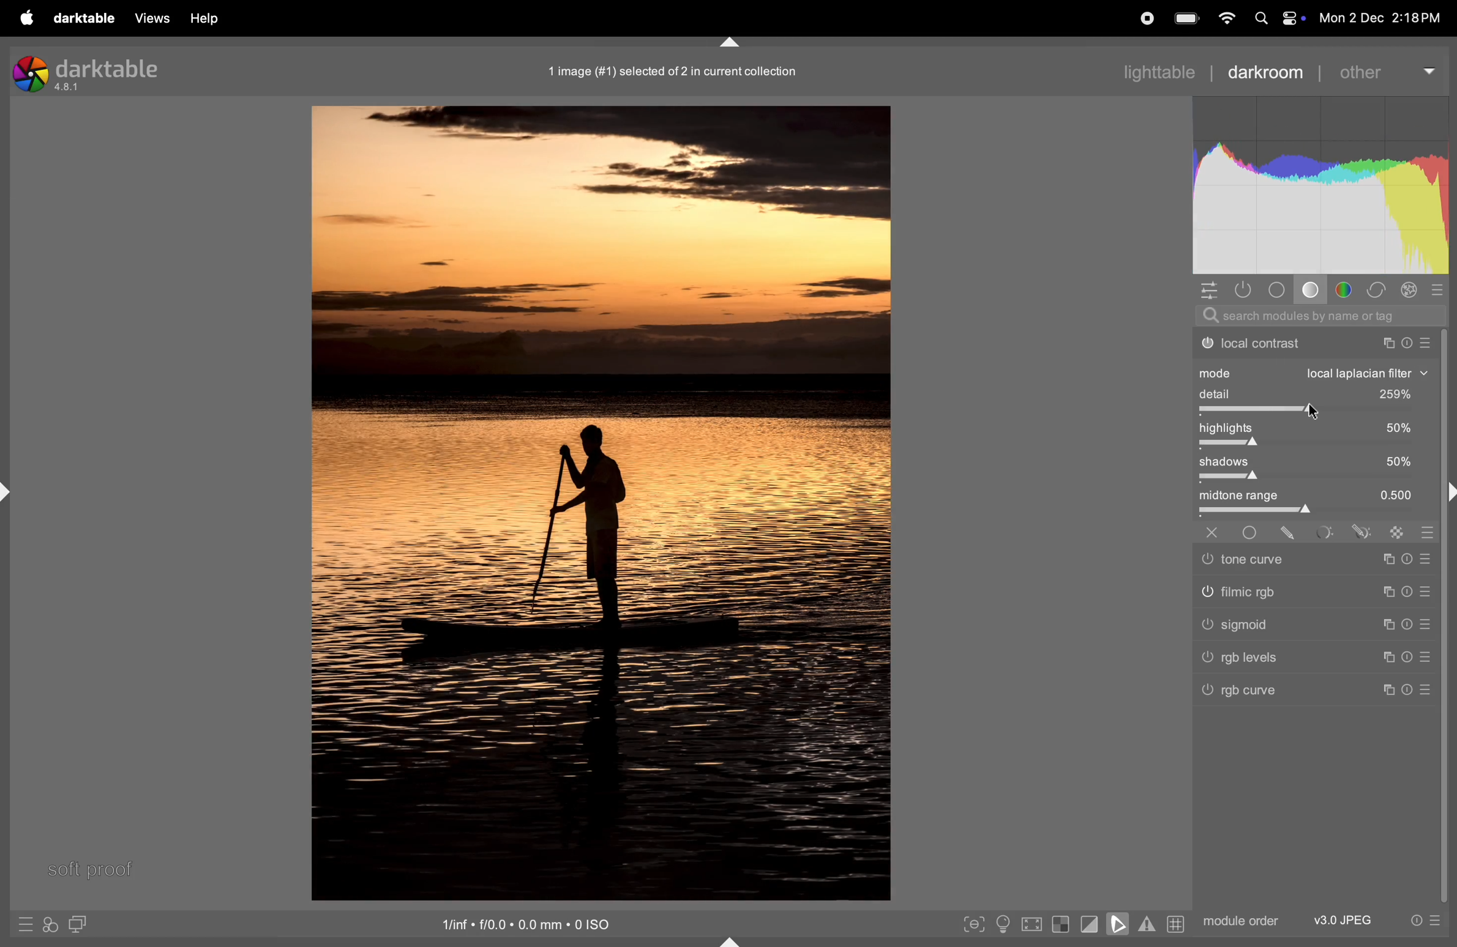  What do you see at coordinates (1425, 922) in the screenshot?
I see `presets` at bounding box center [1425, 922].